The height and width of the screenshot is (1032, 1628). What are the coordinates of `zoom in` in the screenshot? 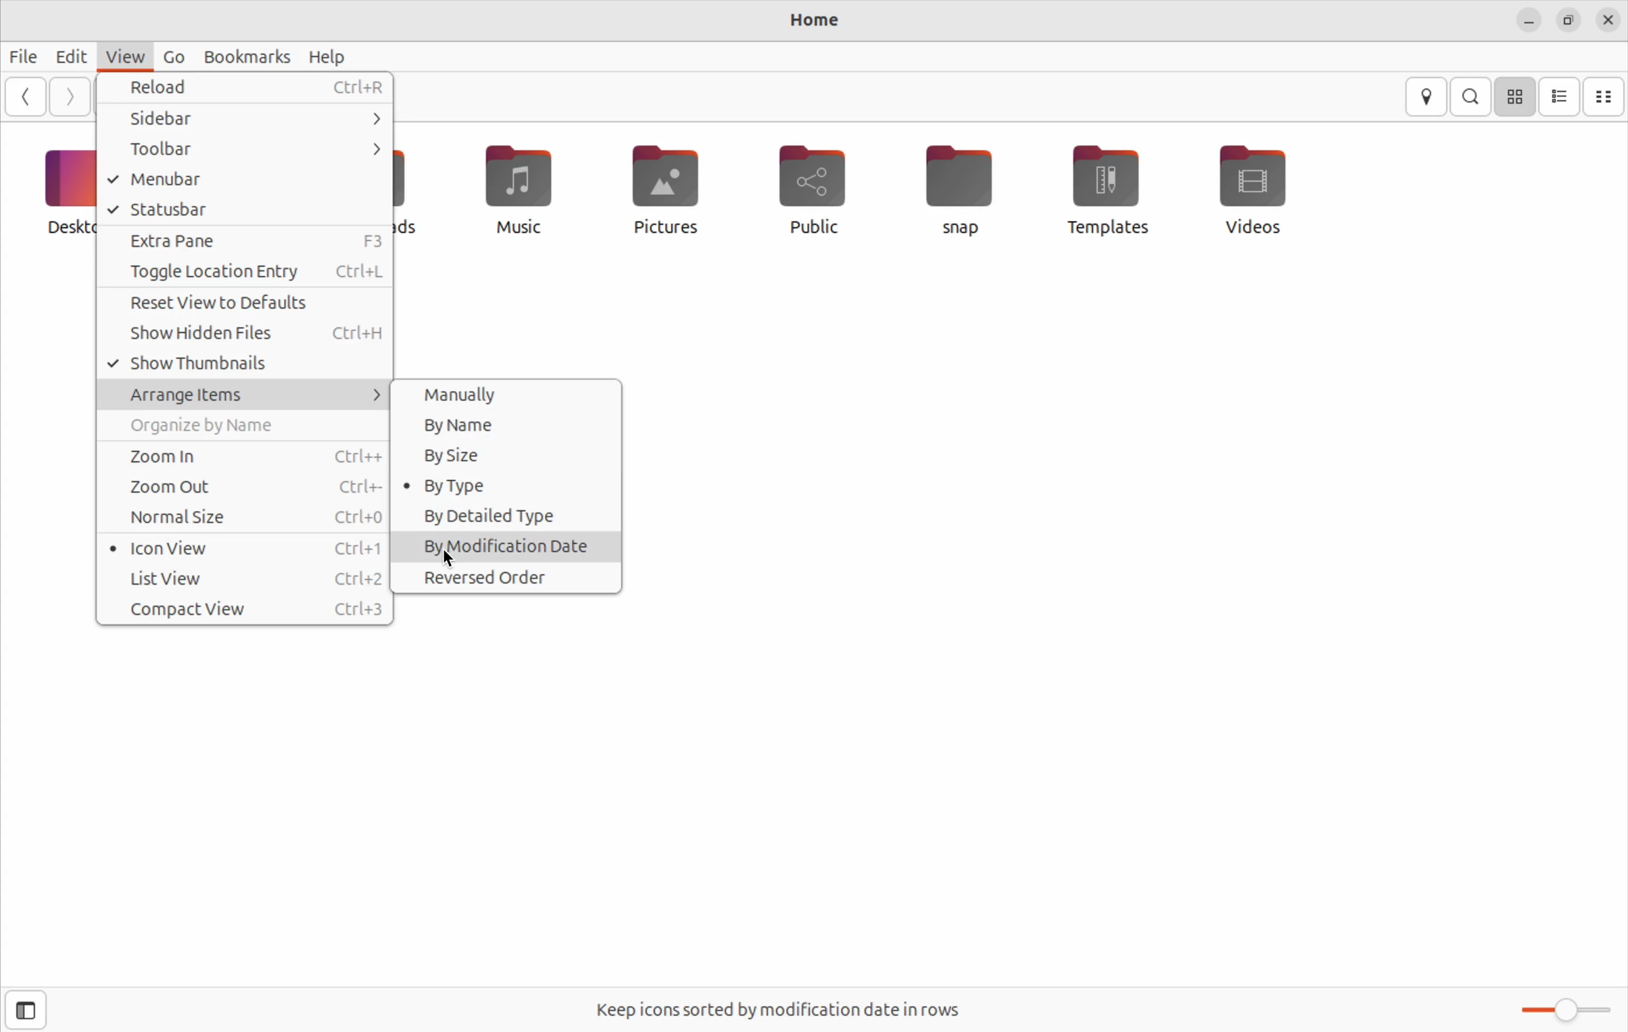 It's located at (249, 455).